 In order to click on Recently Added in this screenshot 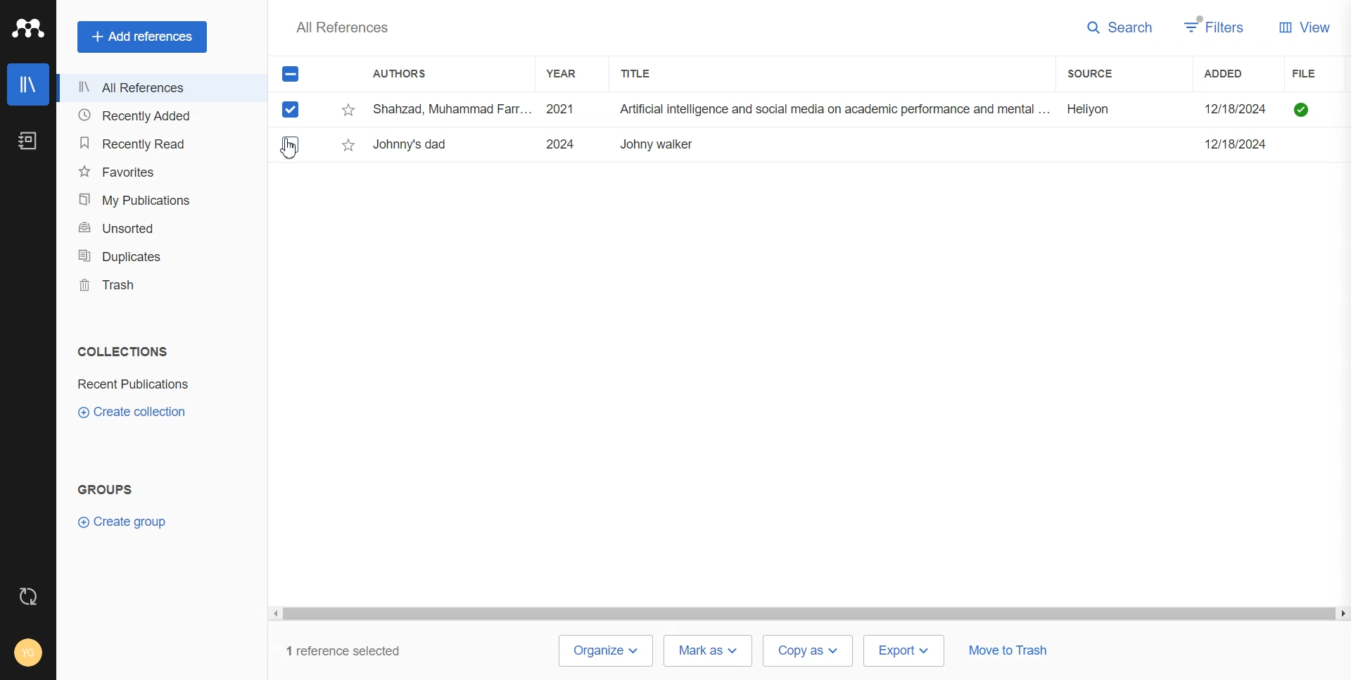, I will do `click(157, 116)`.